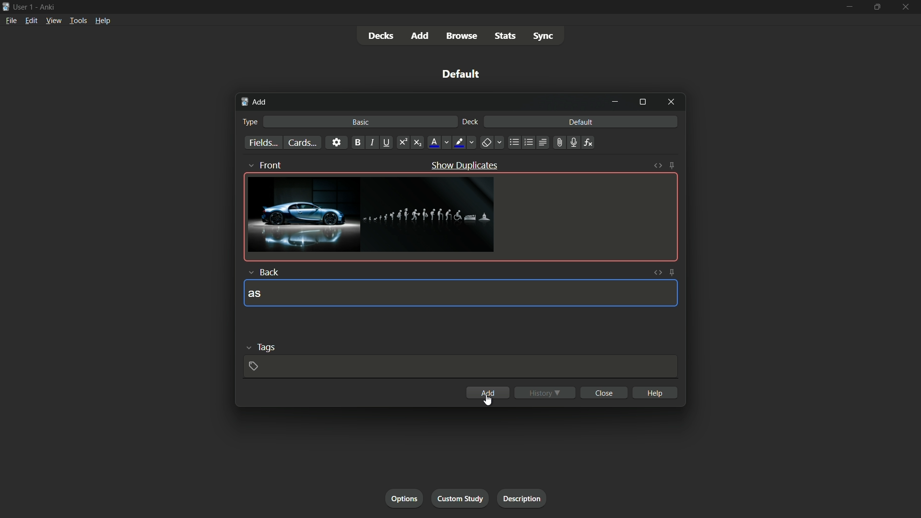 This screenshot has height=518, width=921. Describe the element at coordinates (381, 36) in the screenshot. I see `decks` at that location.